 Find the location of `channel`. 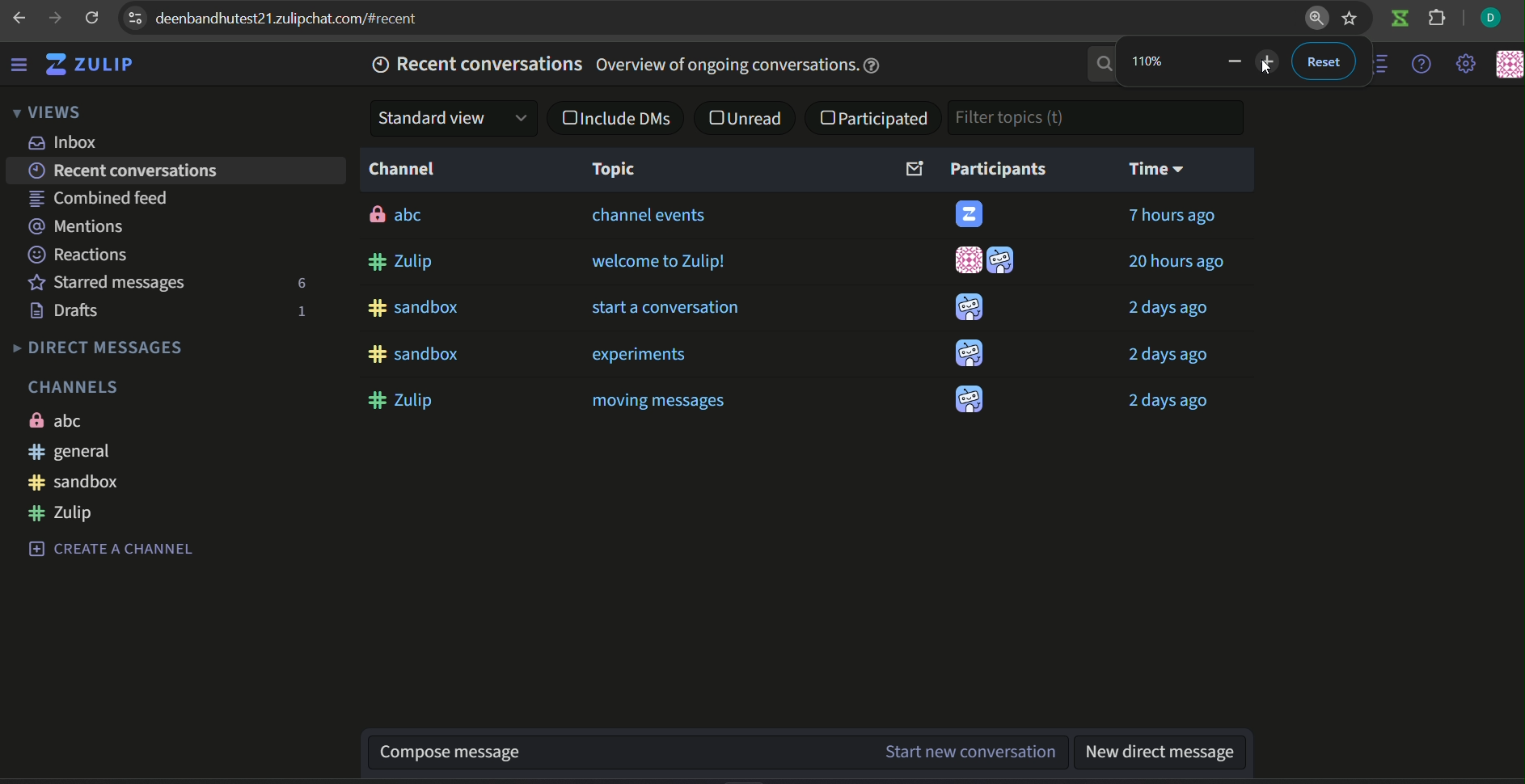

channel is located at coordinates (405, 170).